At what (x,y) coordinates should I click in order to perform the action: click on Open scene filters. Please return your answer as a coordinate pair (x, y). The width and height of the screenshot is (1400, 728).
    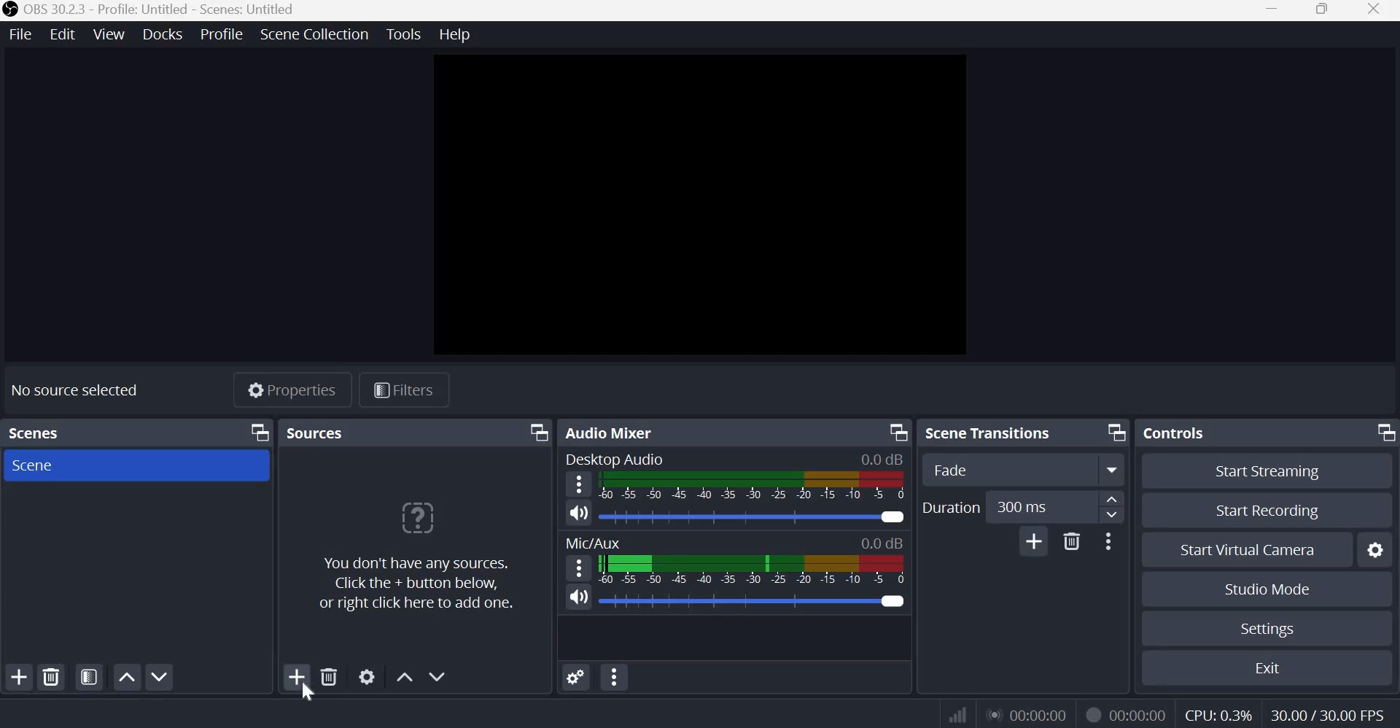
    Looking at the image, I should click on (89, 678).